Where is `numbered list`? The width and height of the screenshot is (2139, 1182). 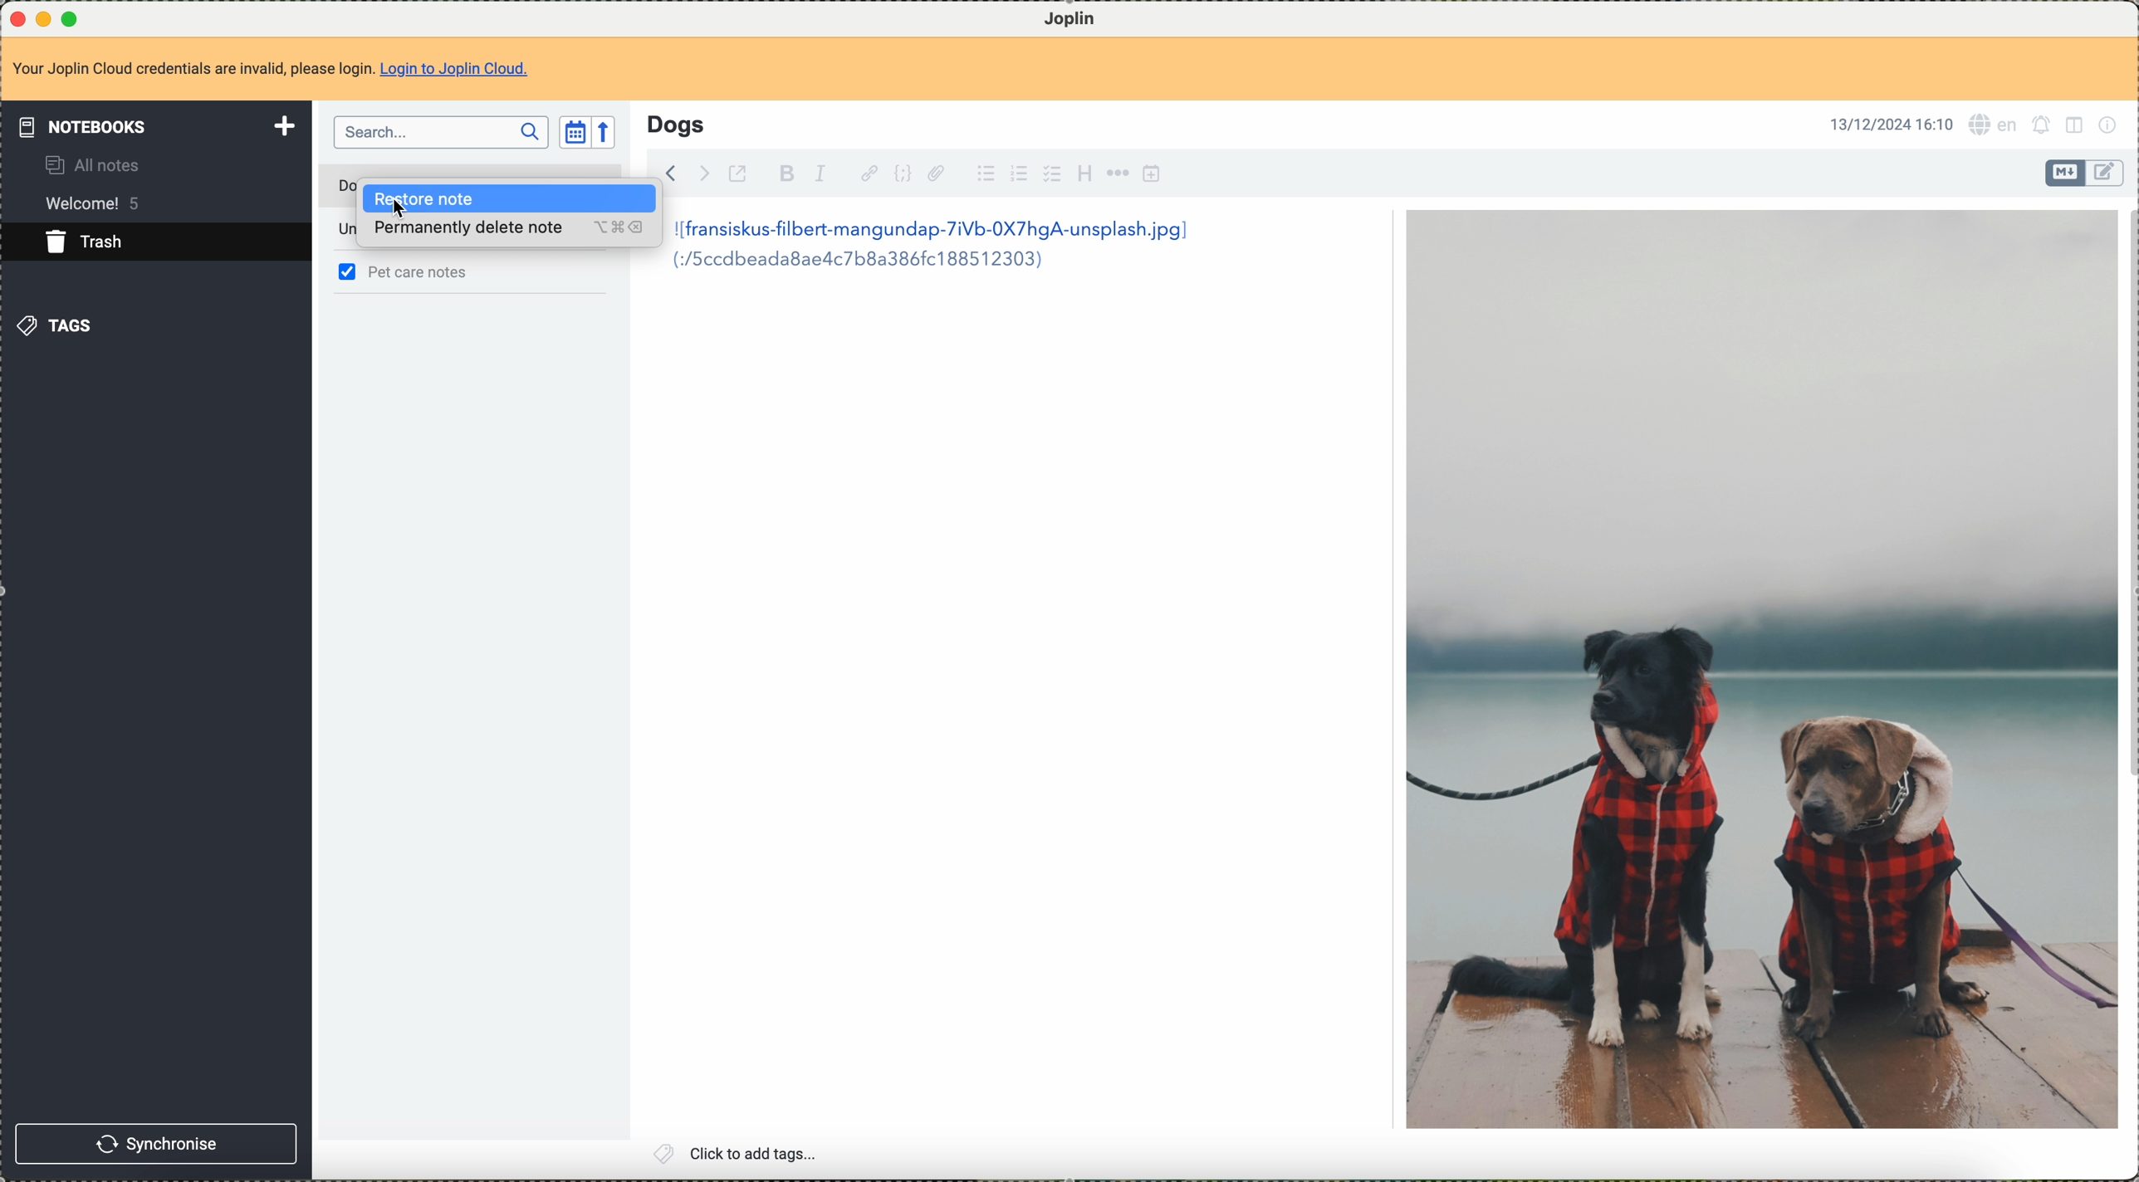 numbered list is located at coordinates (1017, 175).